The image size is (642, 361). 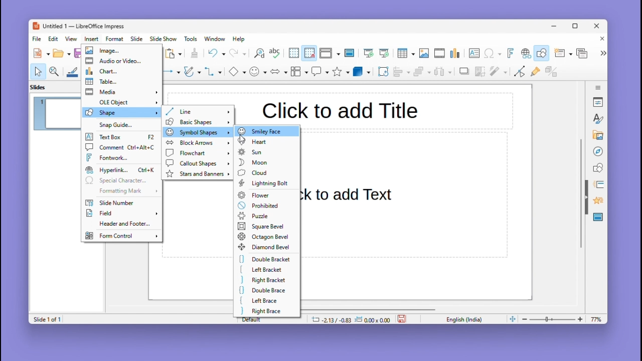 I want to click on Open, so click(x=62, y=54).